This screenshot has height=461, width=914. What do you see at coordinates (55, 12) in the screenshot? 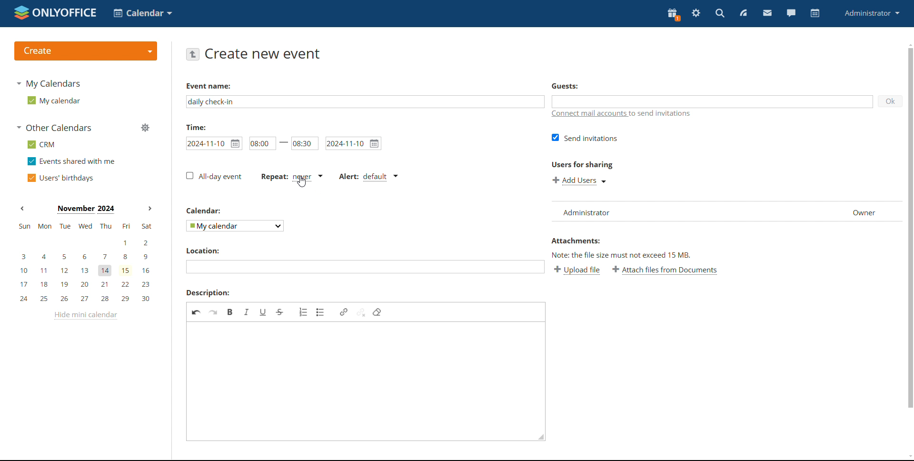
I see `logo` at bounding box center [55, 12].